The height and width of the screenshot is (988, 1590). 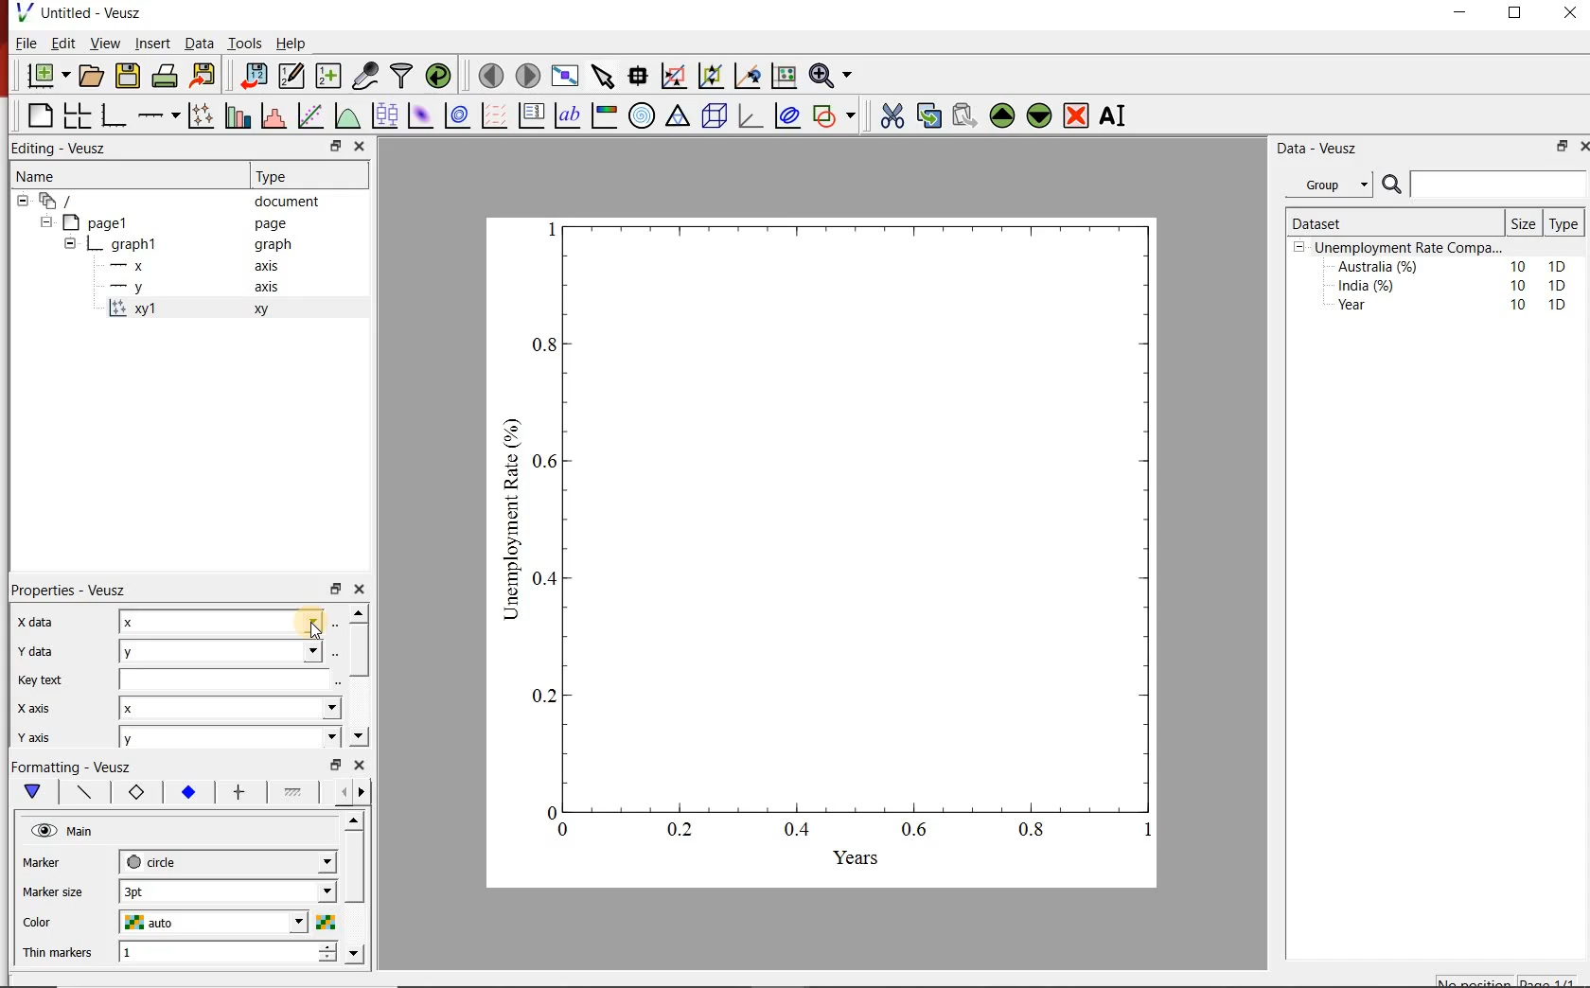 What do you see at coordinates (309, 115) in the screenshot?
I see `fit a function` at bounding box center [309, 115].